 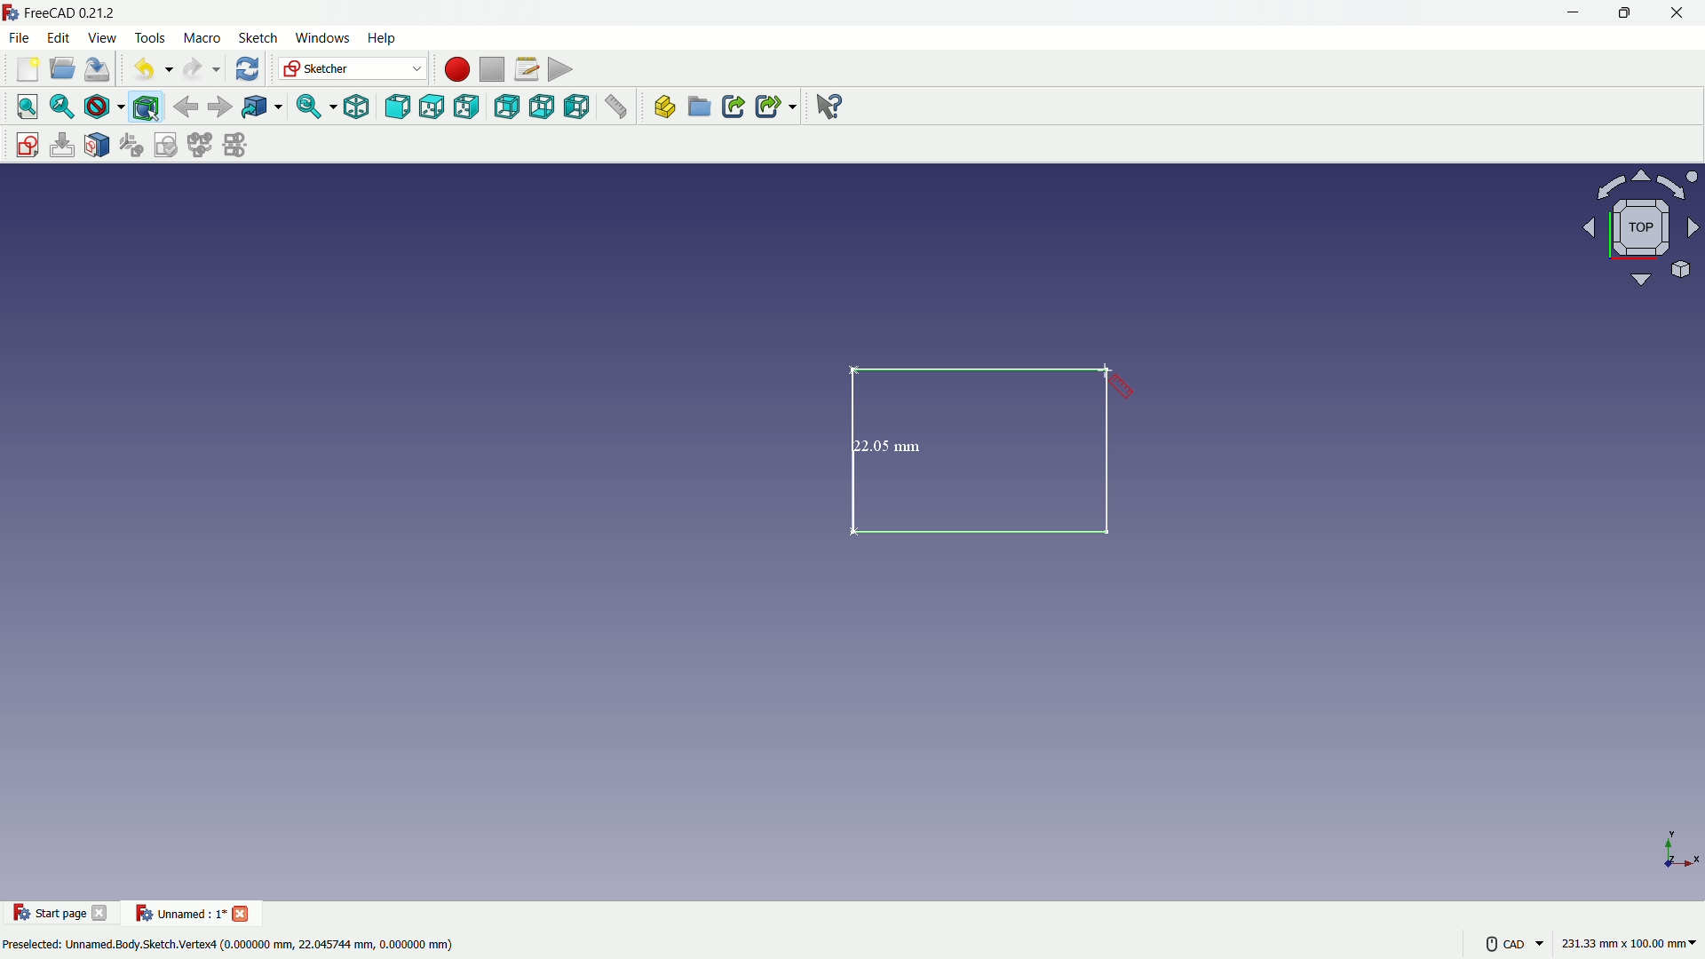 I want to click on close start page, so click(x=102, y=916).